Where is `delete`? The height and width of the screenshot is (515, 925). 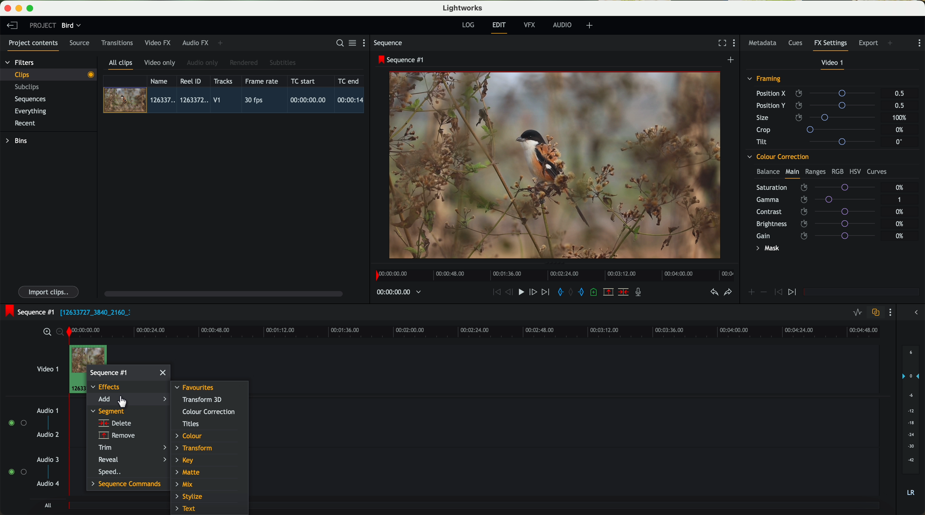 delete is located at coordinates (116, 424).